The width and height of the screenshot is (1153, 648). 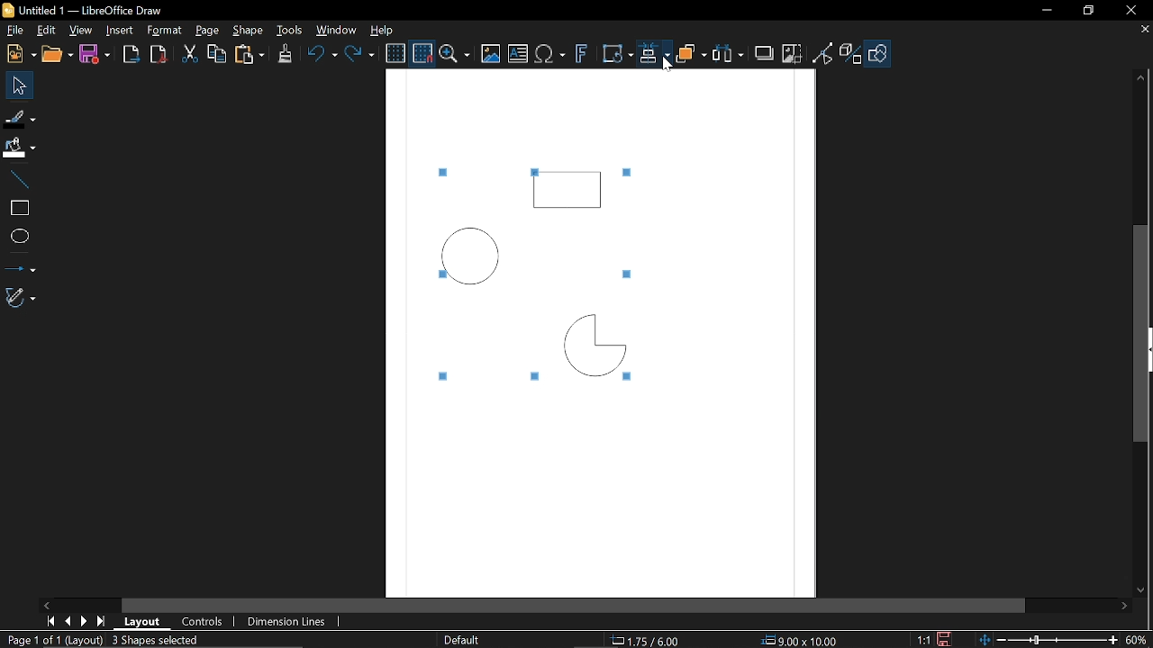 What do you see at coordinates (52, 640) in the screenshot?
I see `Page 1 of 1 (Layout)` at bounding box center [52, 640].